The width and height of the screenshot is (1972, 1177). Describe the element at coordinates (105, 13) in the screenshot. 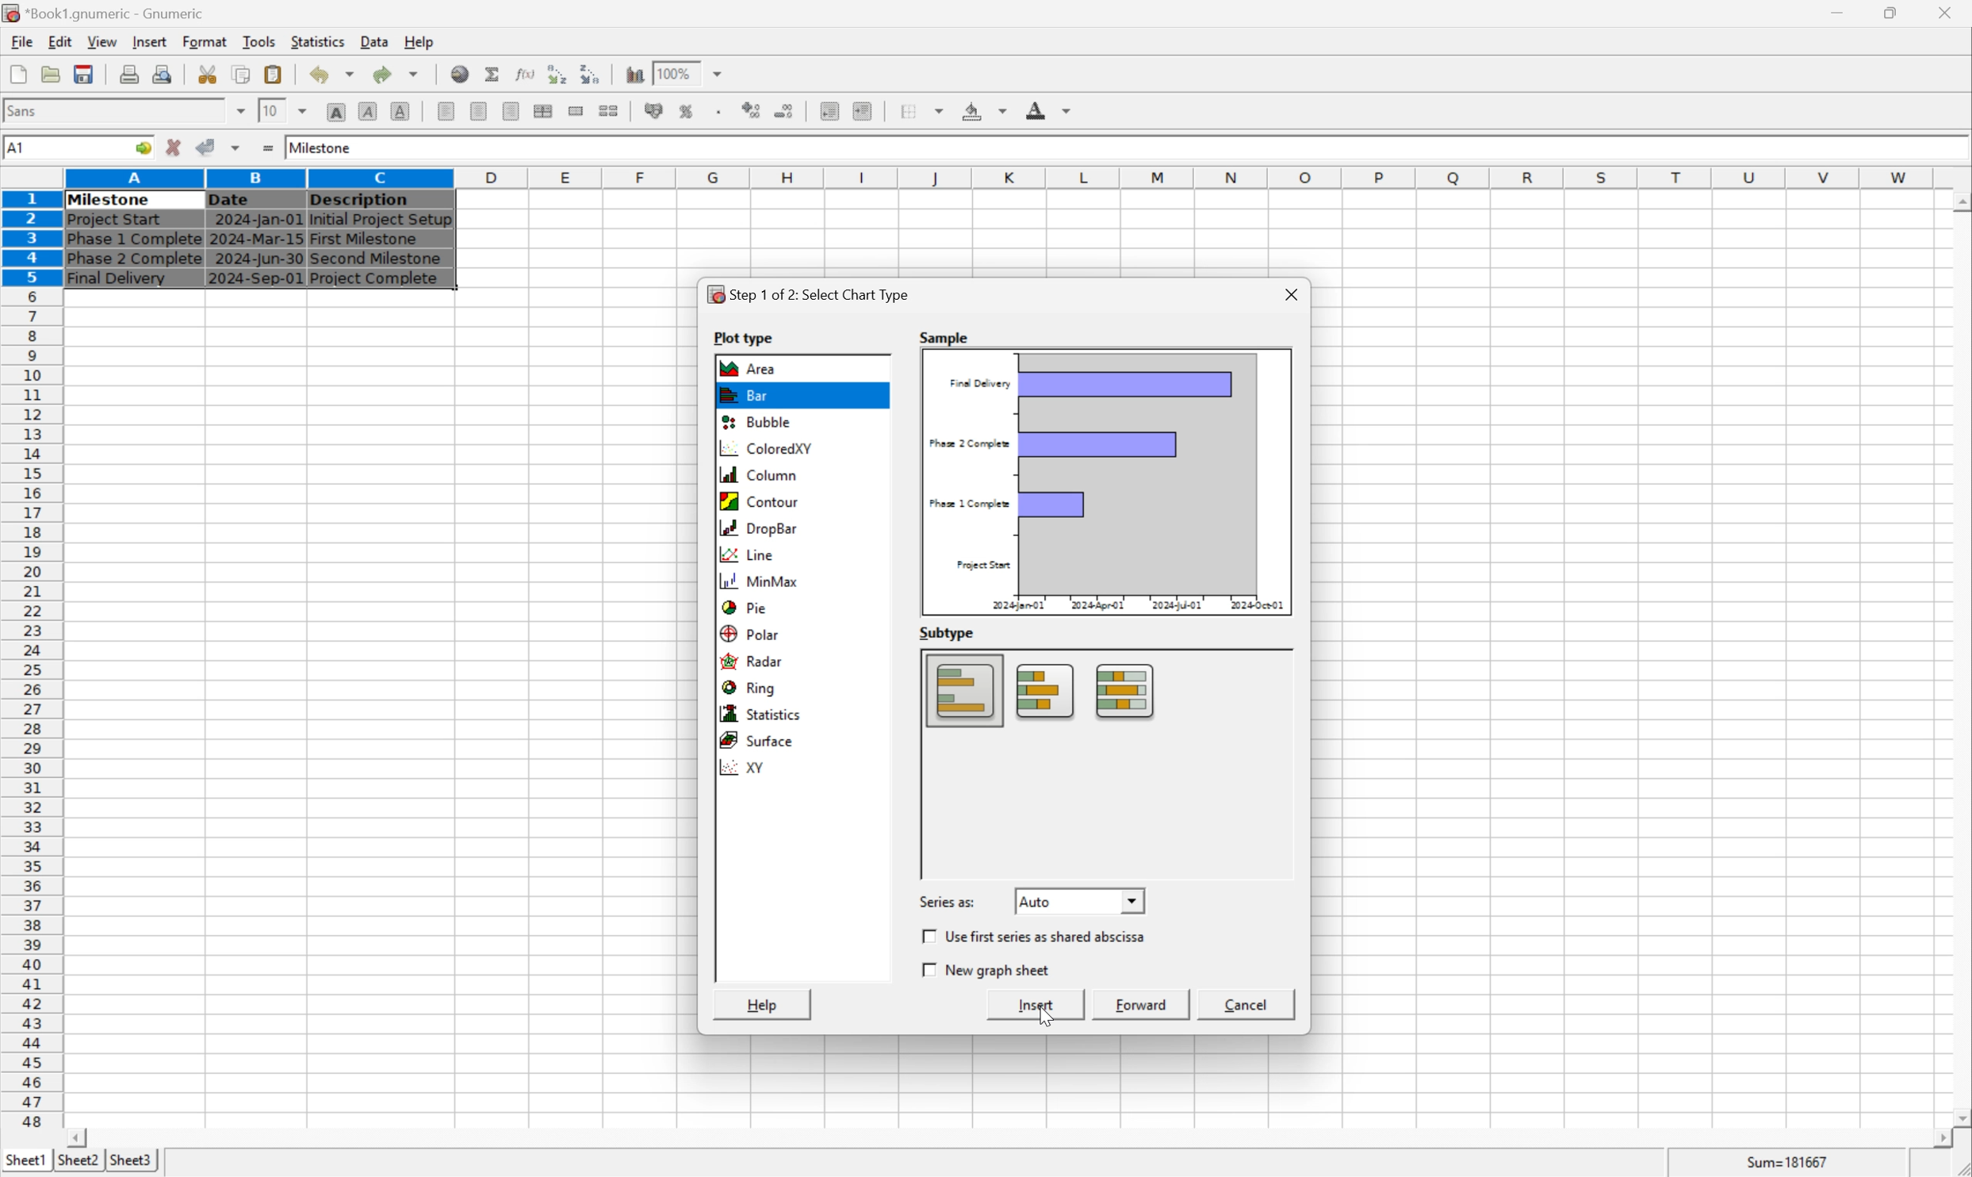

I see `Application name` at that location.